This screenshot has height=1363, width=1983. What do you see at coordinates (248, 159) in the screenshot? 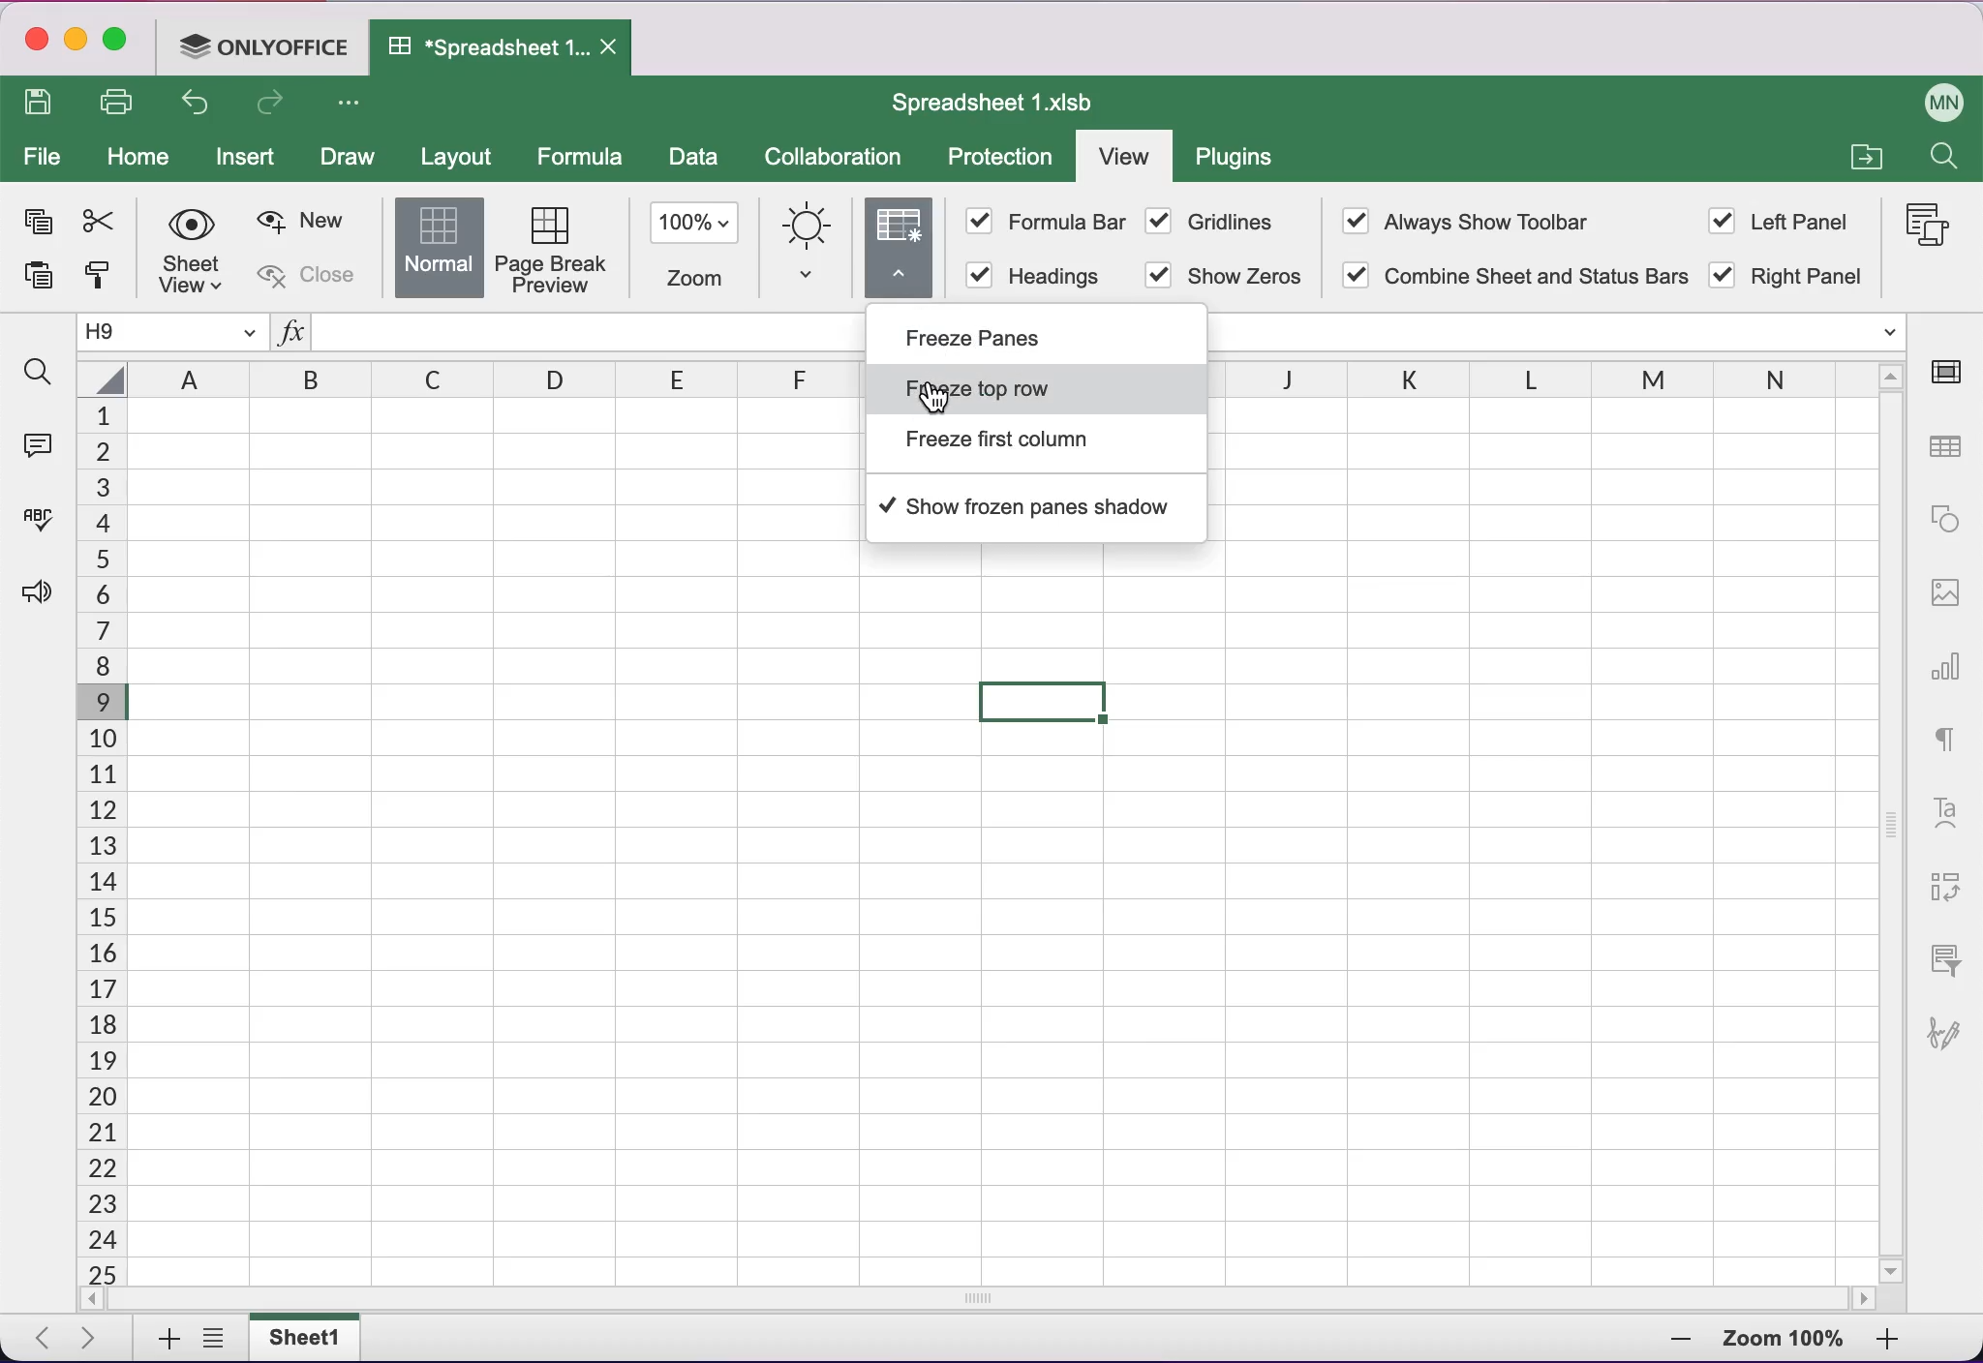
I see `insert` at bounding box center [248, 159].